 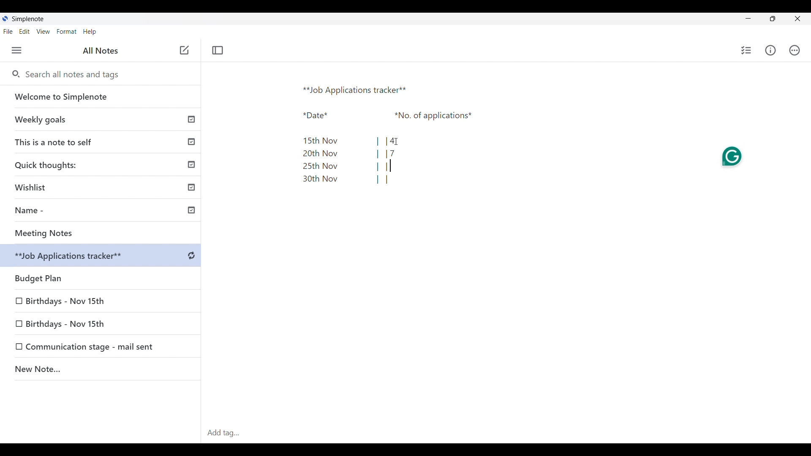 I want to click on Weekly goals, so click(x=101, y=119).